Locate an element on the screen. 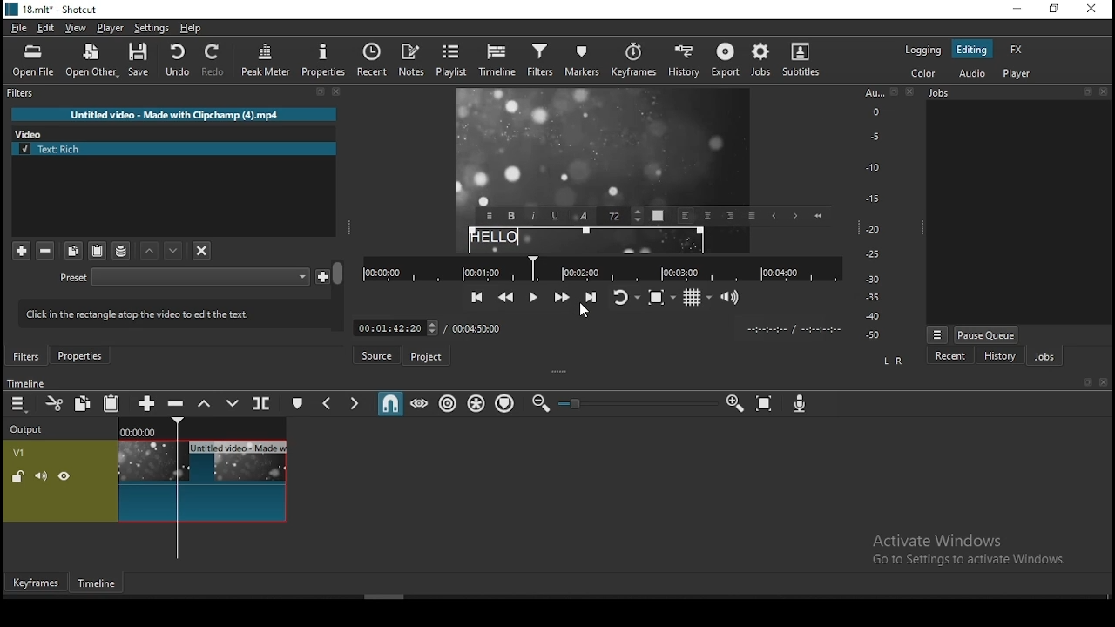 The image size is (1115, 627). lick in the rectangle atop the video to edit the text. is located at coordinates (166, 312).